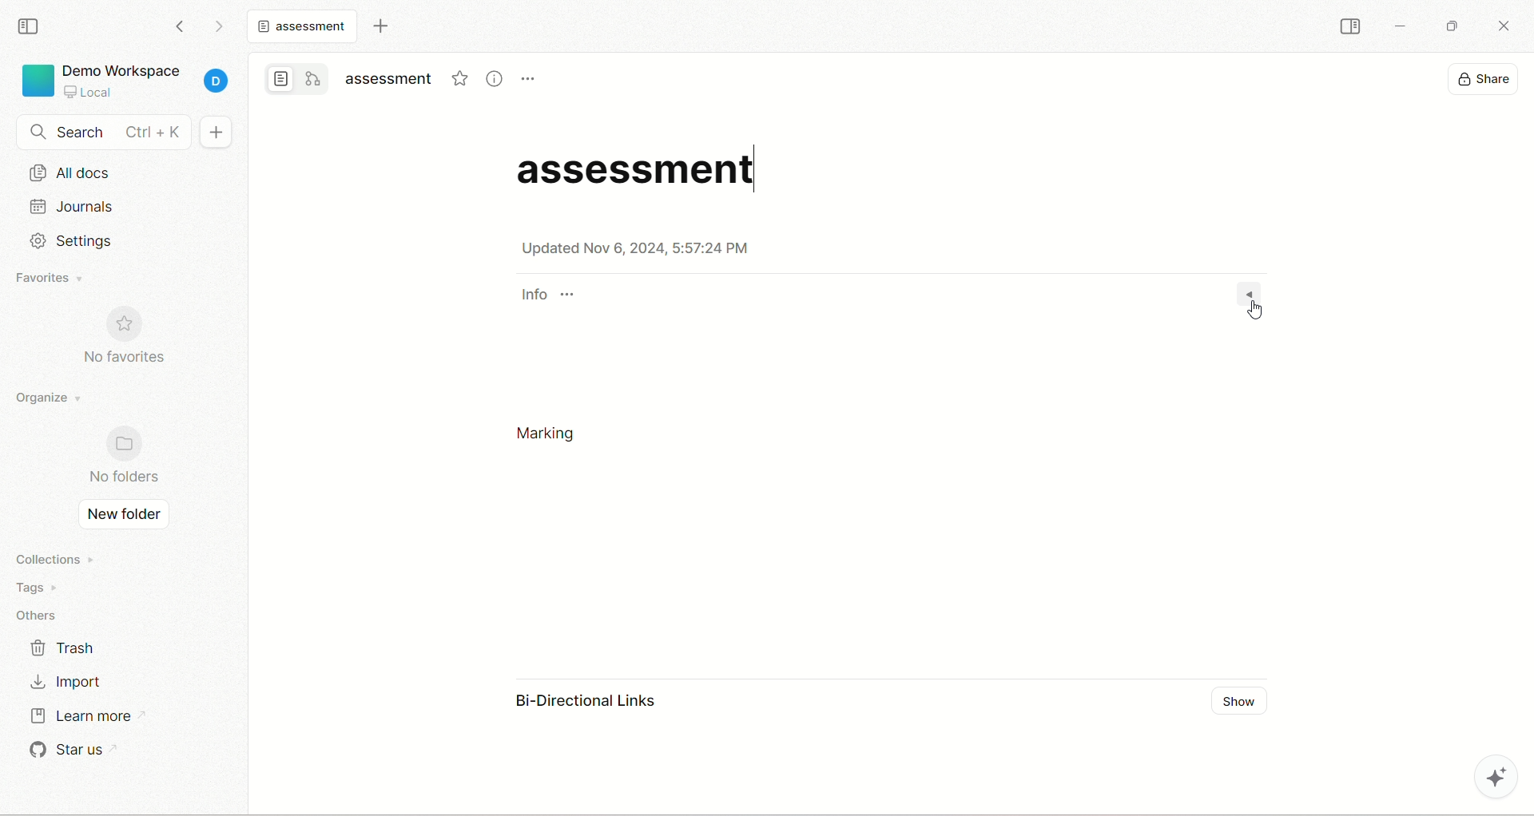 This screenshot has width=1534, height=816. Describe the element at coordinates (124, 326) in the screenshot. I see `icon` at that location.